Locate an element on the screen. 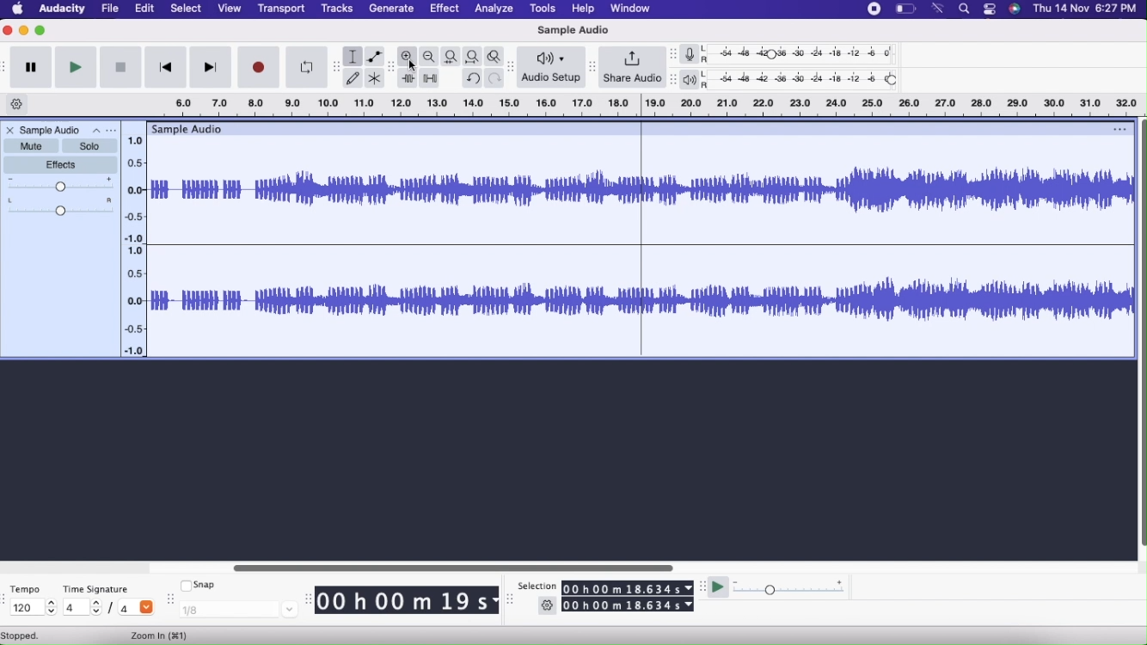 This screenshot has width=1147, height=645. Analyze is located at coordinates (494, 9).